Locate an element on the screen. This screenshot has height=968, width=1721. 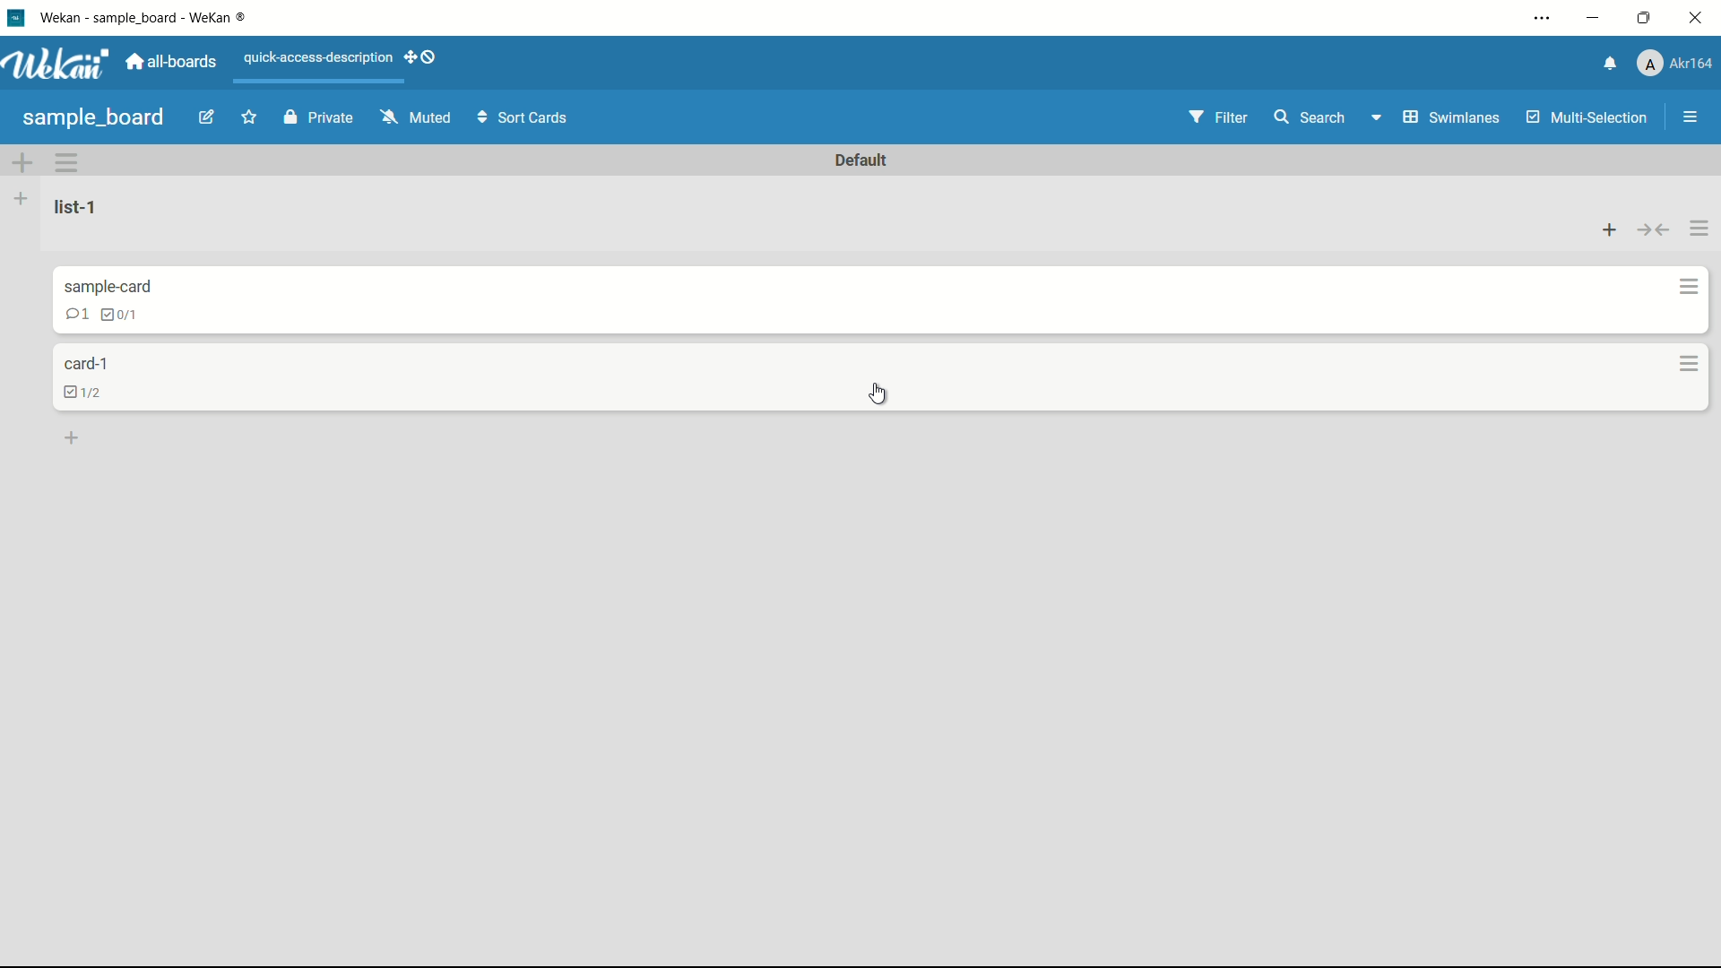
edit is located at coordinates (202, 117).